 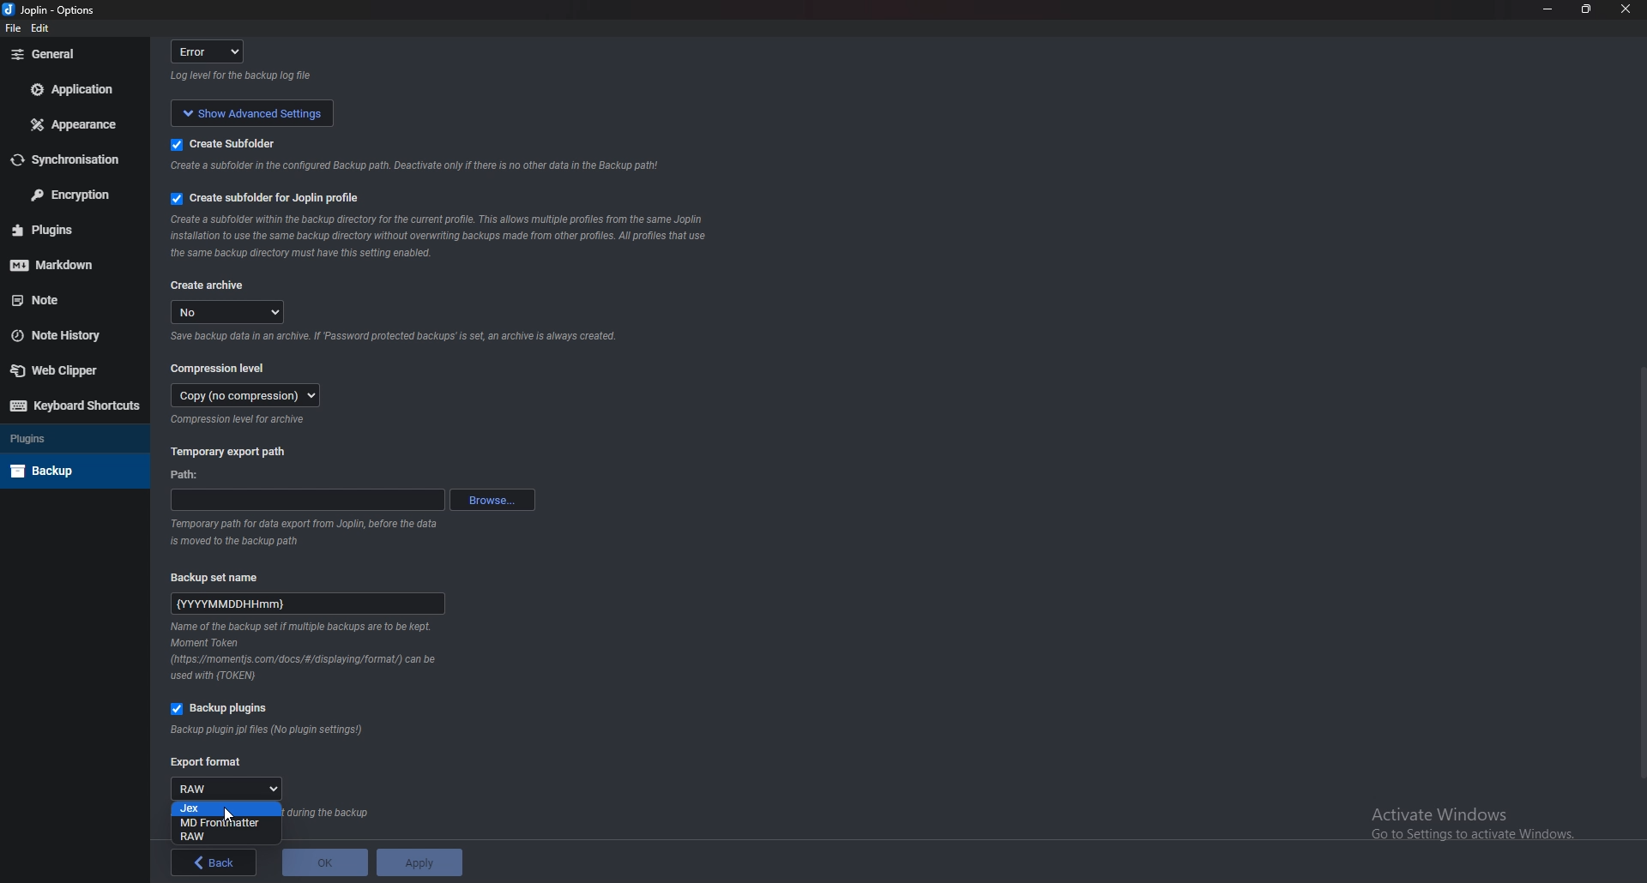 What do you see at coordinates (410, 168) in the screenshot?
I see `info` at bounding box center [410, 168].